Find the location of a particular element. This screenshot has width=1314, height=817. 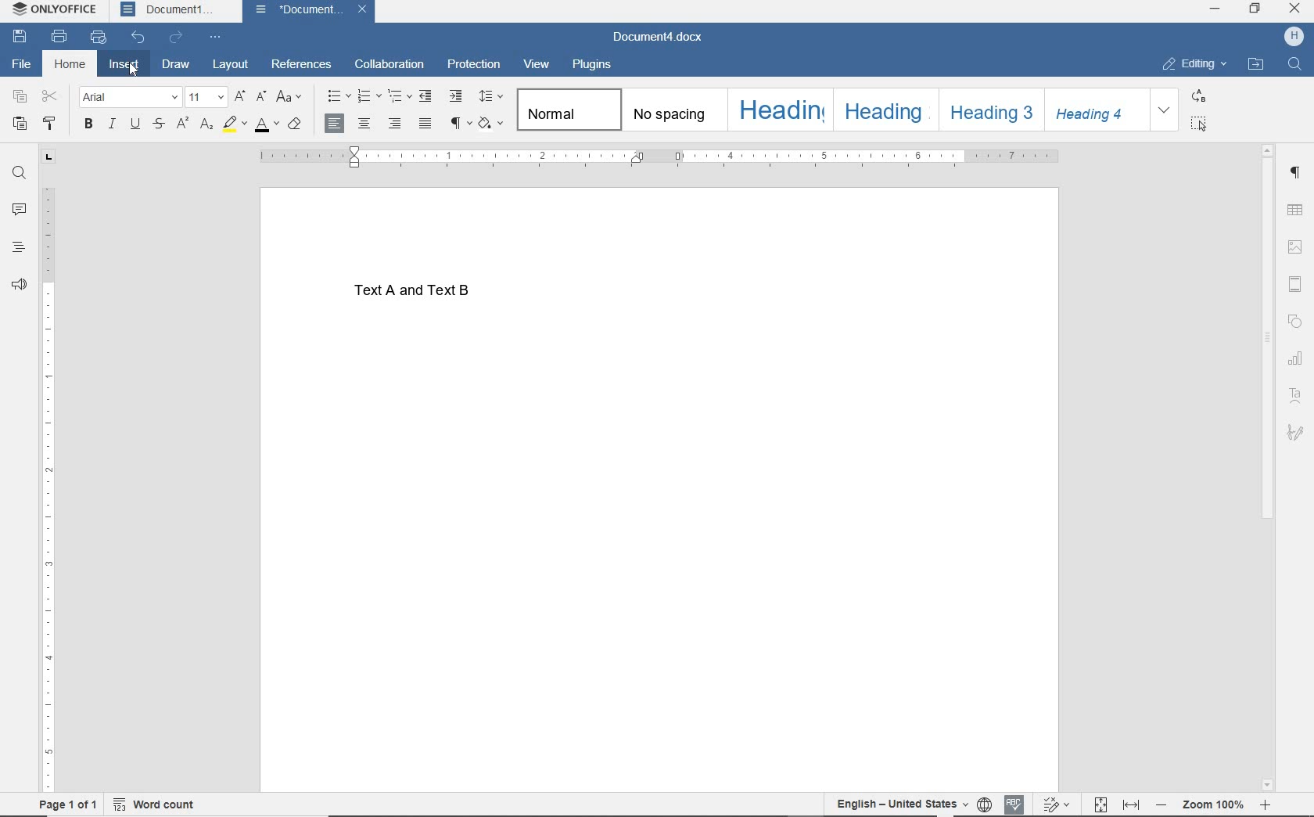

PROTECTION is located at coordinates (473, 64).